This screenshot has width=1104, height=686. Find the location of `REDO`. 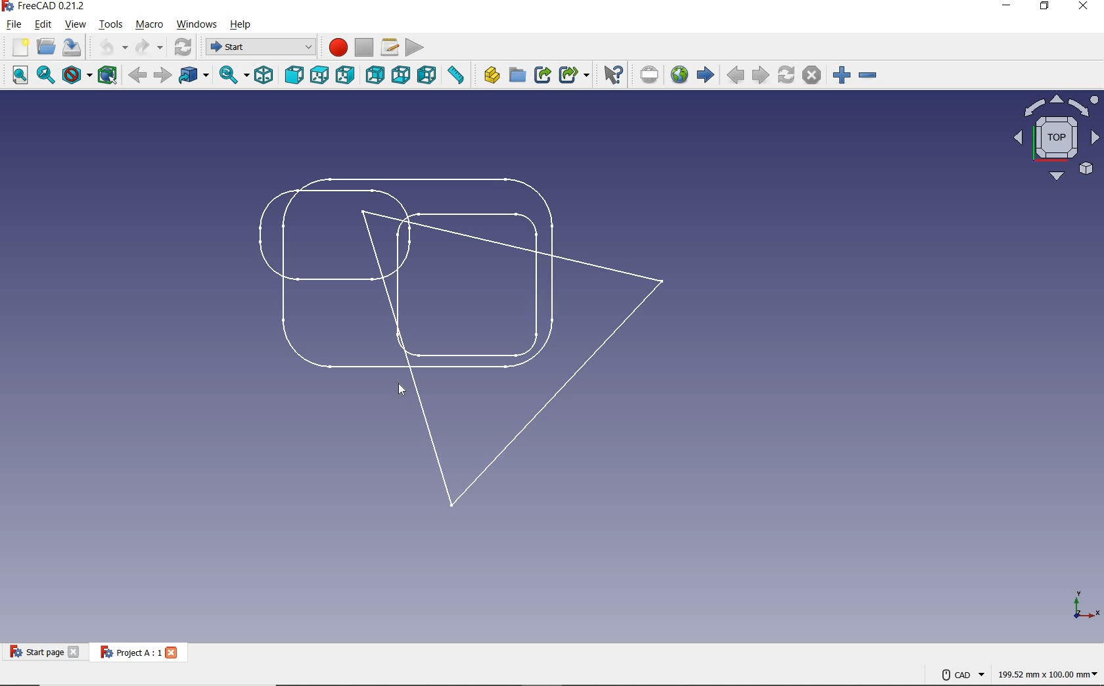

REDO is located at coordinates (150, 49).